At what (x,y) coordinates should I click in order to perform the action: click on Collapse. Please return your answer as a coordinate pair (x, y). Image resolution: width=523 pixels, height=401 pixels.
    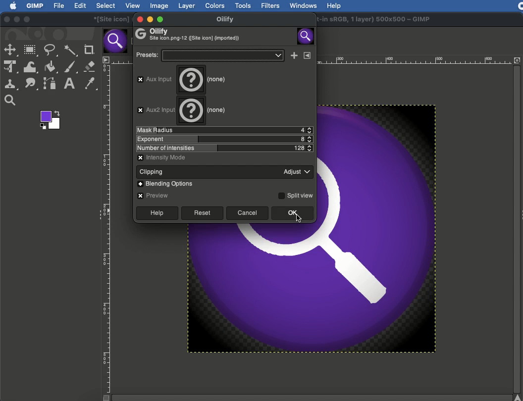
    Looking at the image, I should click on (99, 213).